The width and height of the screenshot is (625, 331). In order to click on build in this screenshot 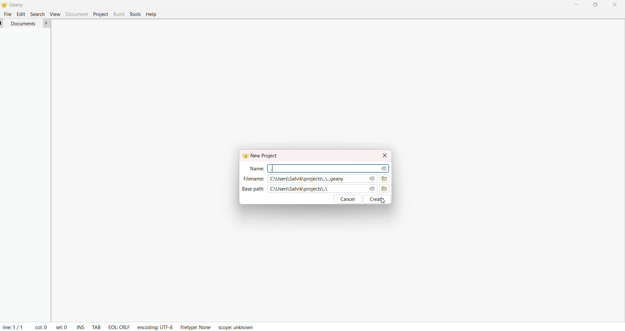, I will do `click(119, 13)`.